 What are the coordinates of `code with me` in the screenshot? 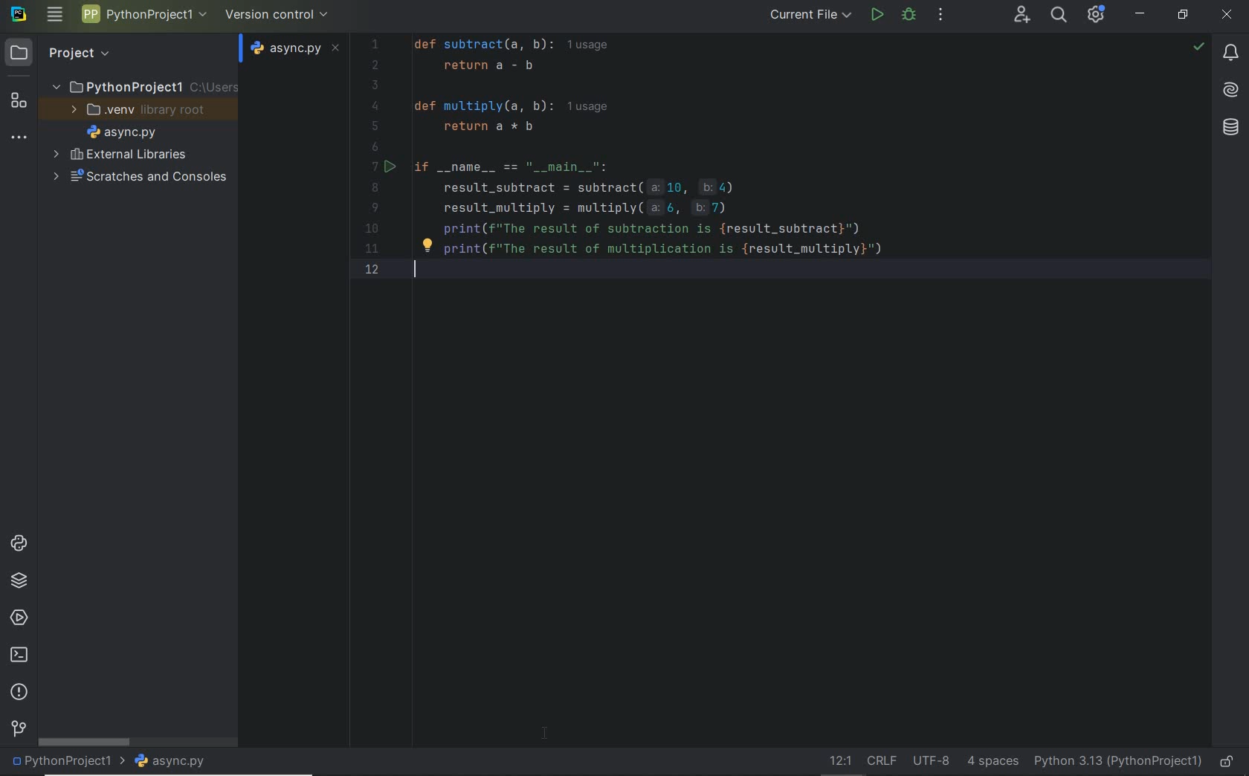 It's located at (1021, 16).